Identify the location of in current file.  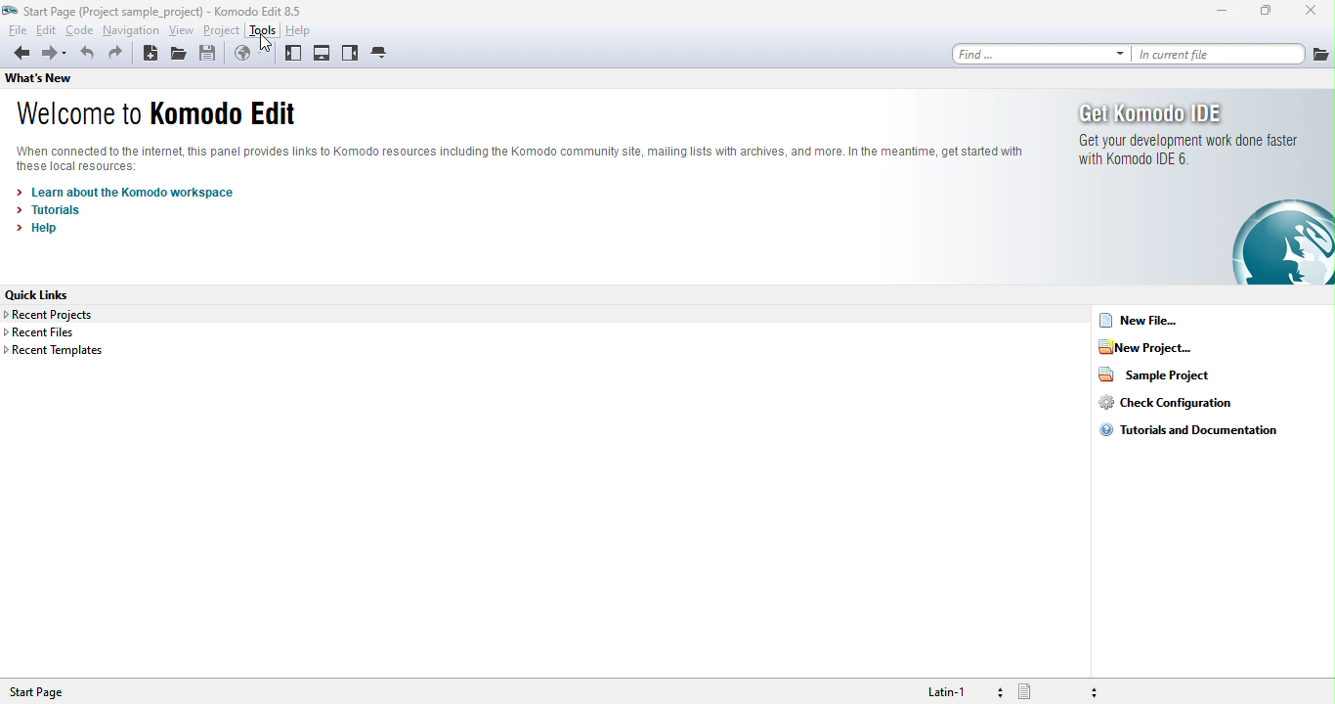
(1219, 55).